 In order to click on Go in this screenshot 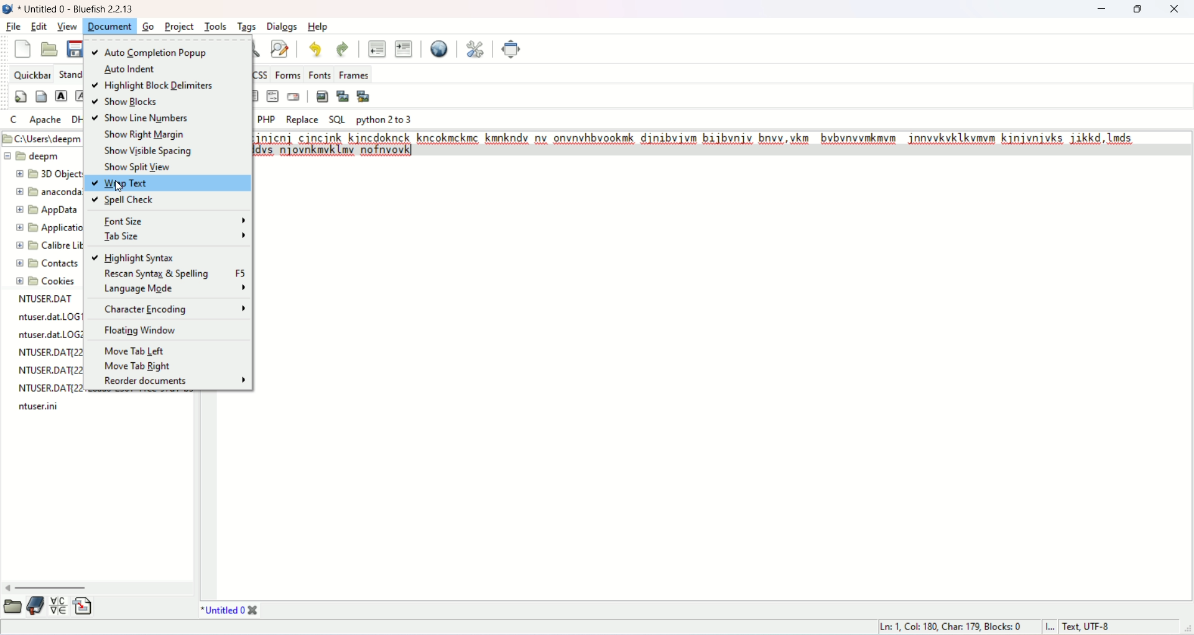, I will do `click(151, 24)`.